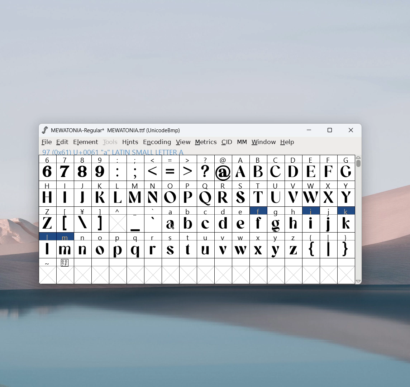 The height and width of the screenshot is (387, 410). What do you see at coordinates (47, 219) in the screenshot?
I see `Z` at bounding box center [47, 219].